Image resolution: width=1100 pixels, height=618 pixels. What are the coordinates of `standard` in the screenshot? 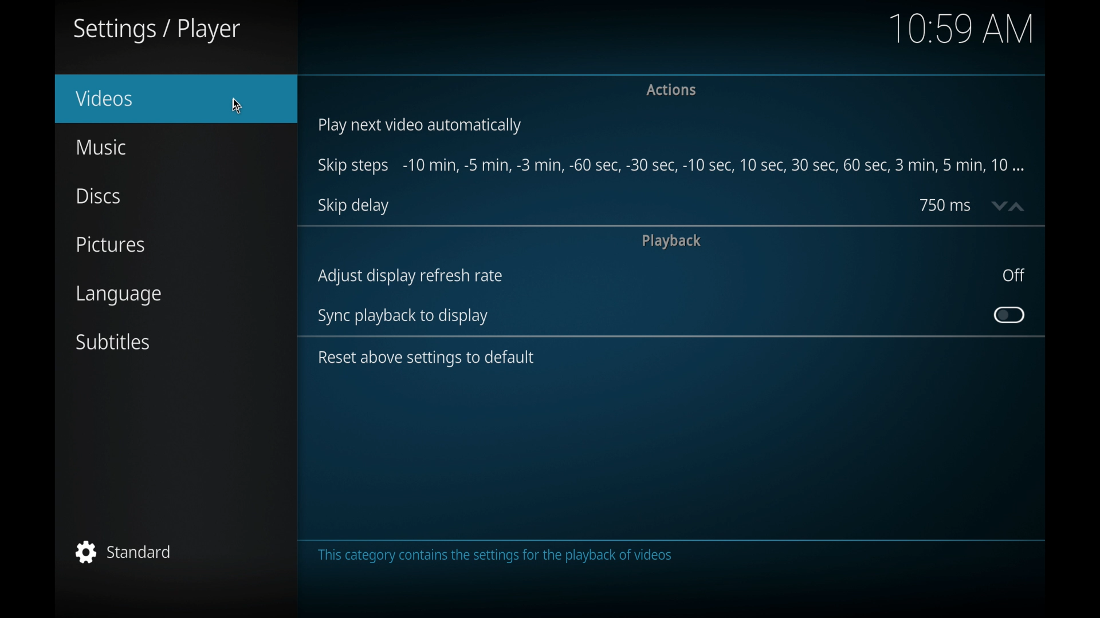 It's located at (123, 551).